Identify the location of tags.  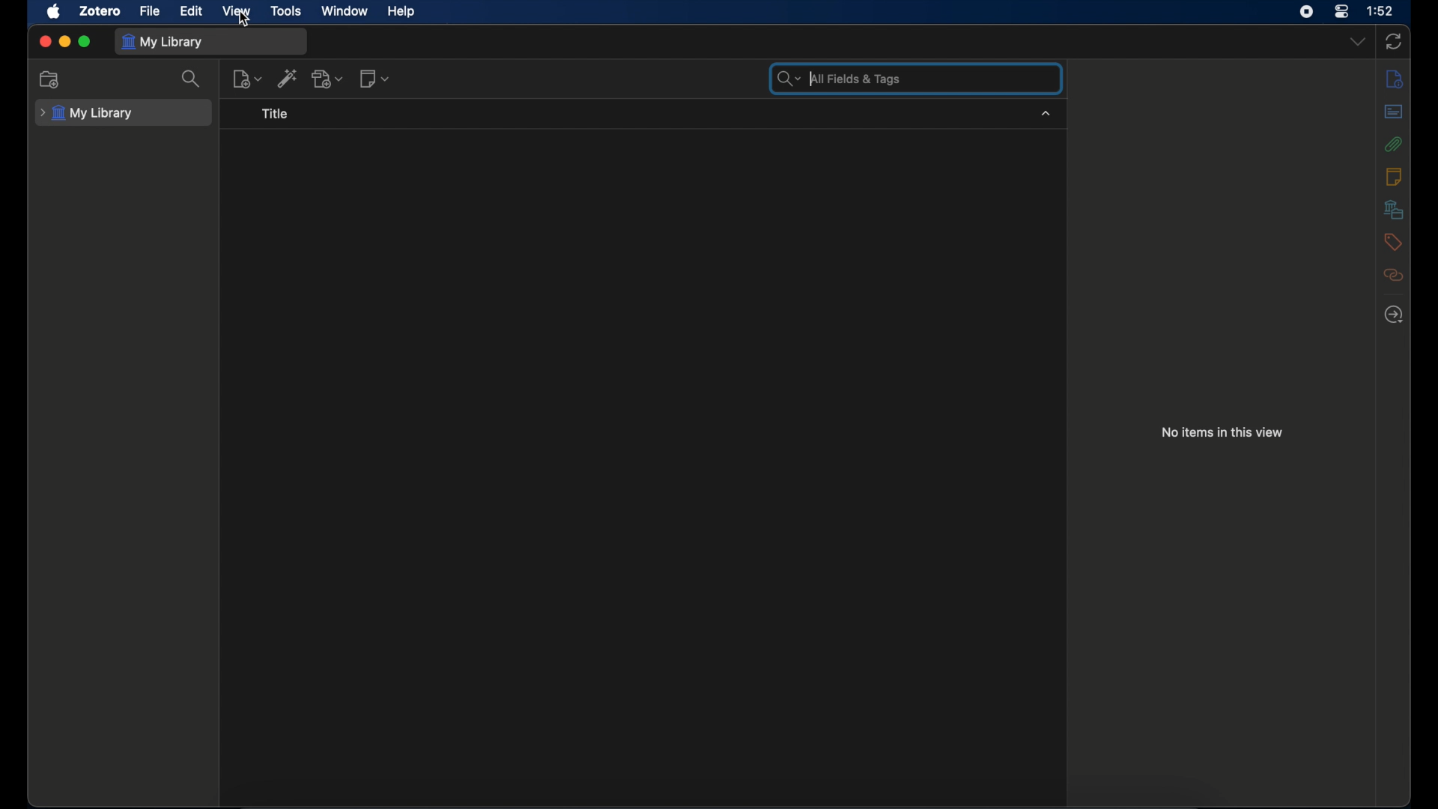
(1392, 242).